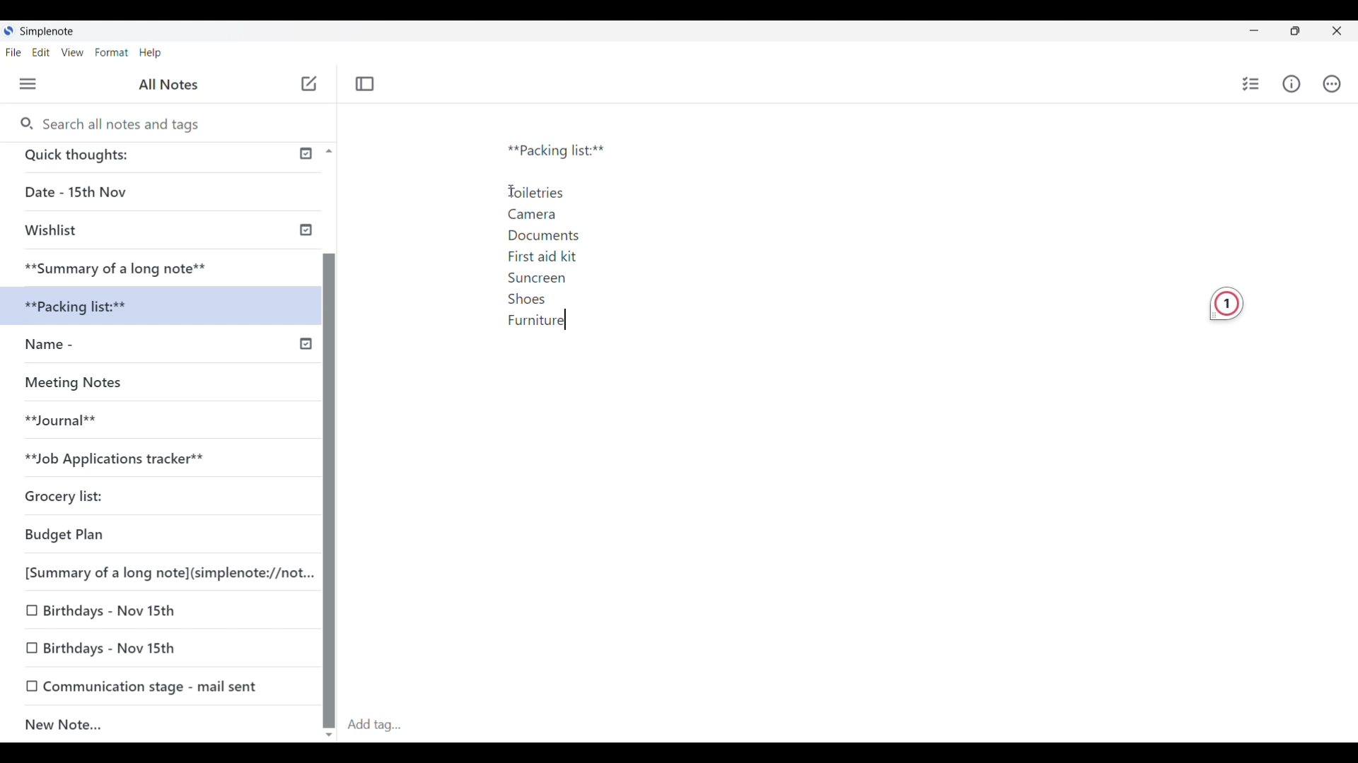  I want to click on New Note..., so click(144, 722).